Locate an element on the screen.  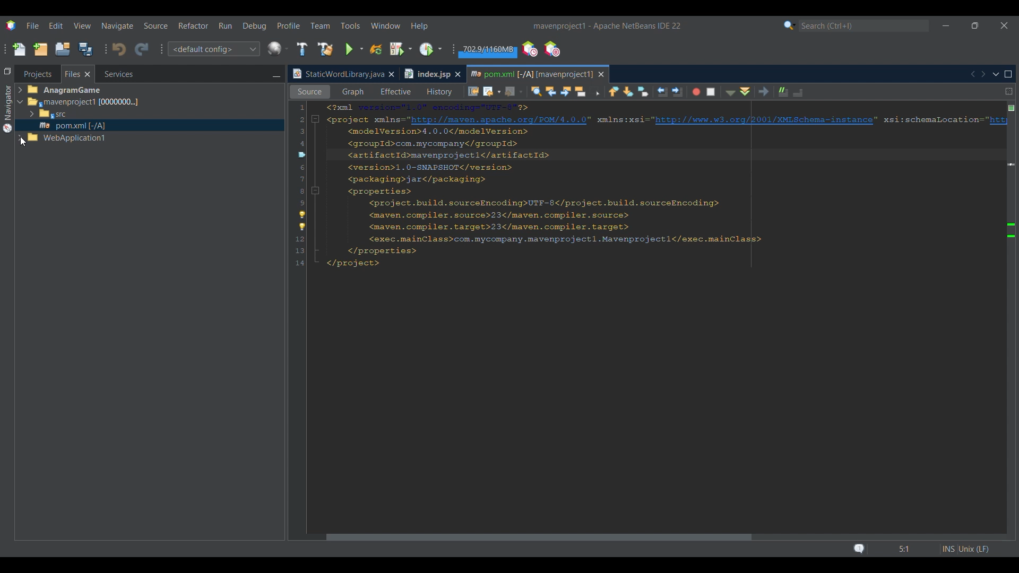
Selected tab highlighted is located at coordinates (197, 101).